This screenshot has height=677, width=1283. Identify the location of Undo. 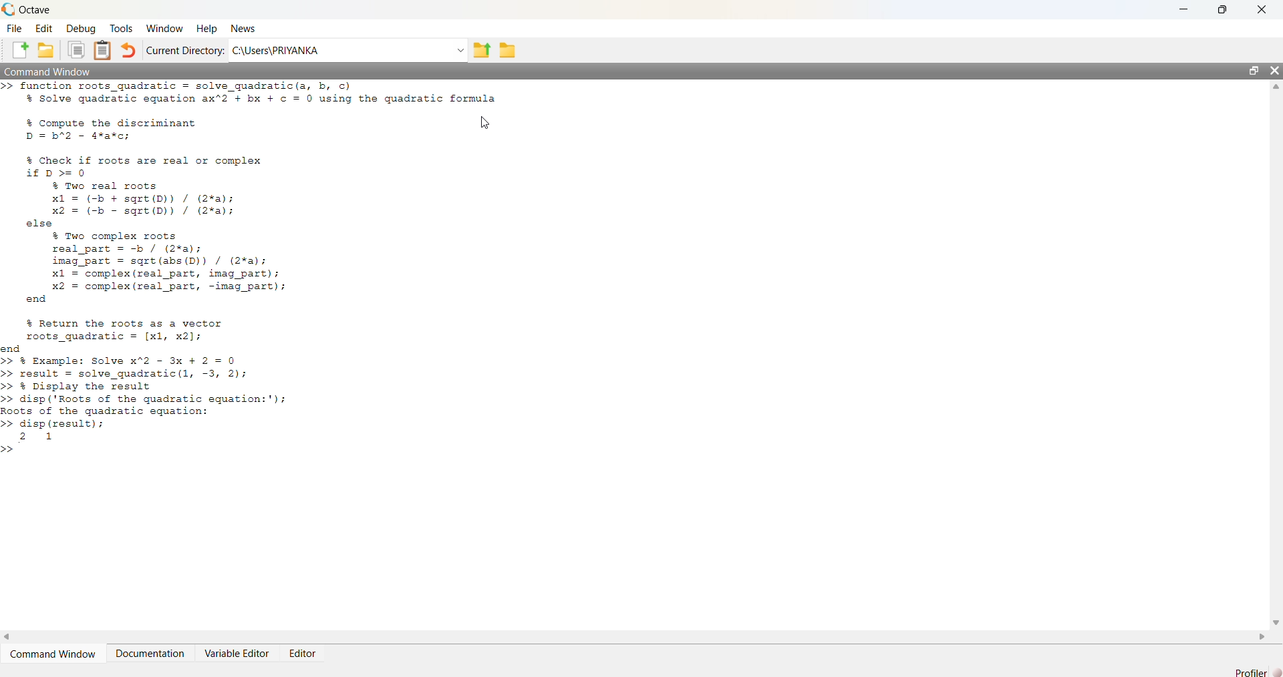
(129, 51).